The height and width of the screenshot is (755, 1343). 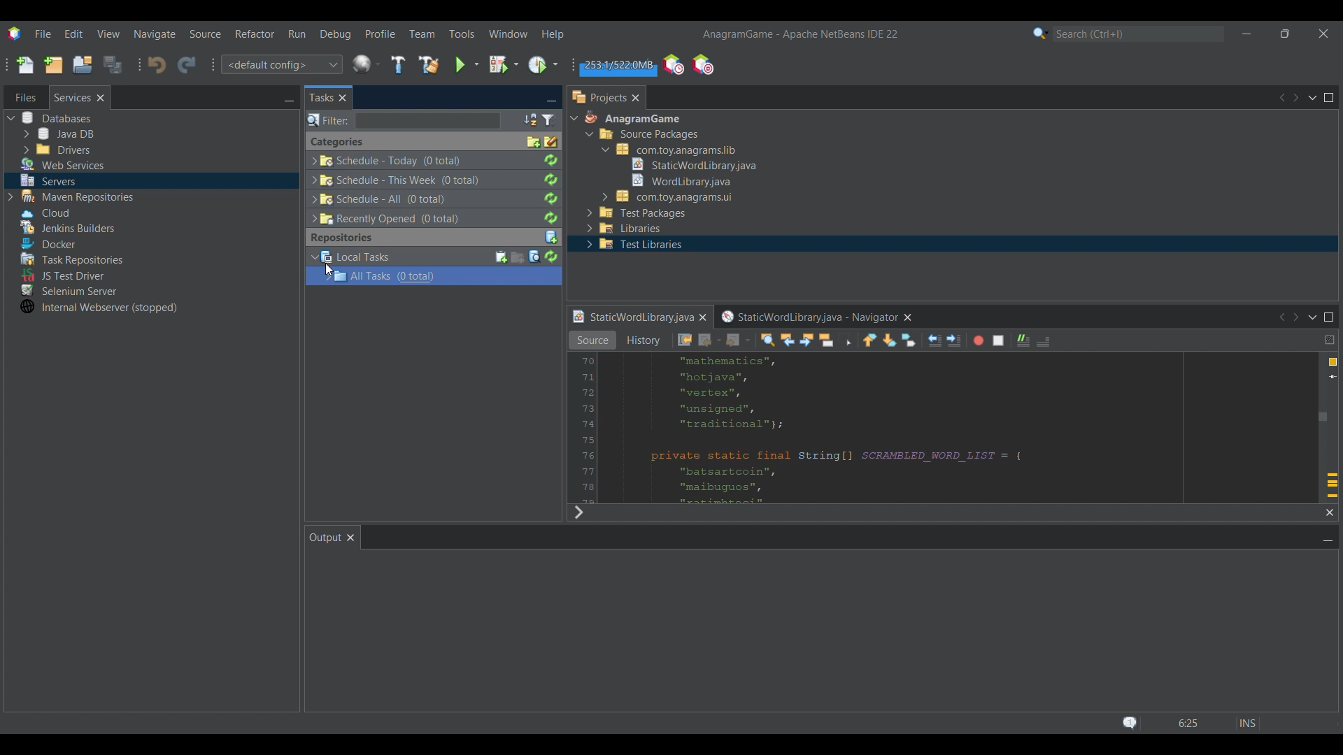 I want to click on , so click(x=900, y=342).